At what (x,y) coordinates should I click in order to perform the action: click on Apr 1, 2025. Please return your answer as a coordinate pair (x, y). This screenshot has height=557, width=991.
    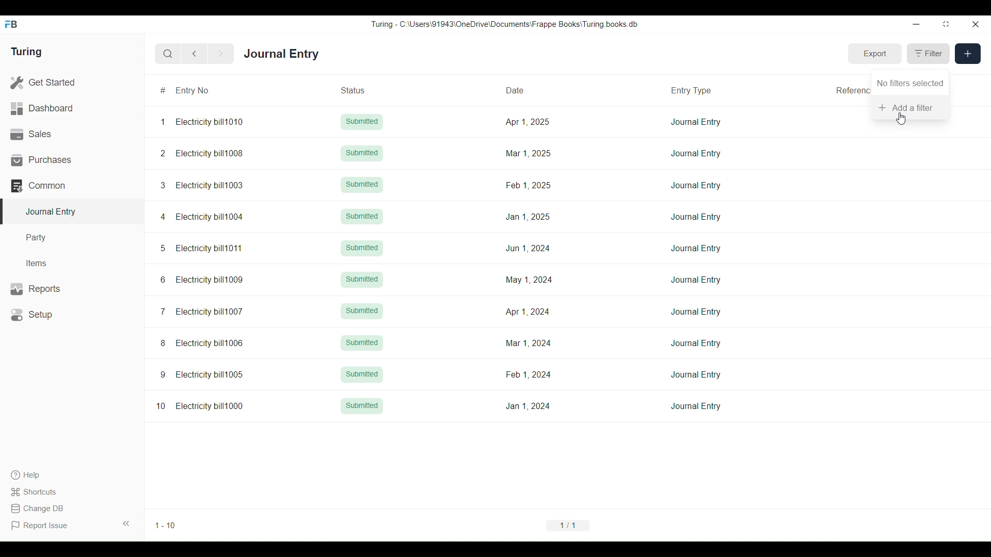
    Looking at the image, I should click on (527, 121).